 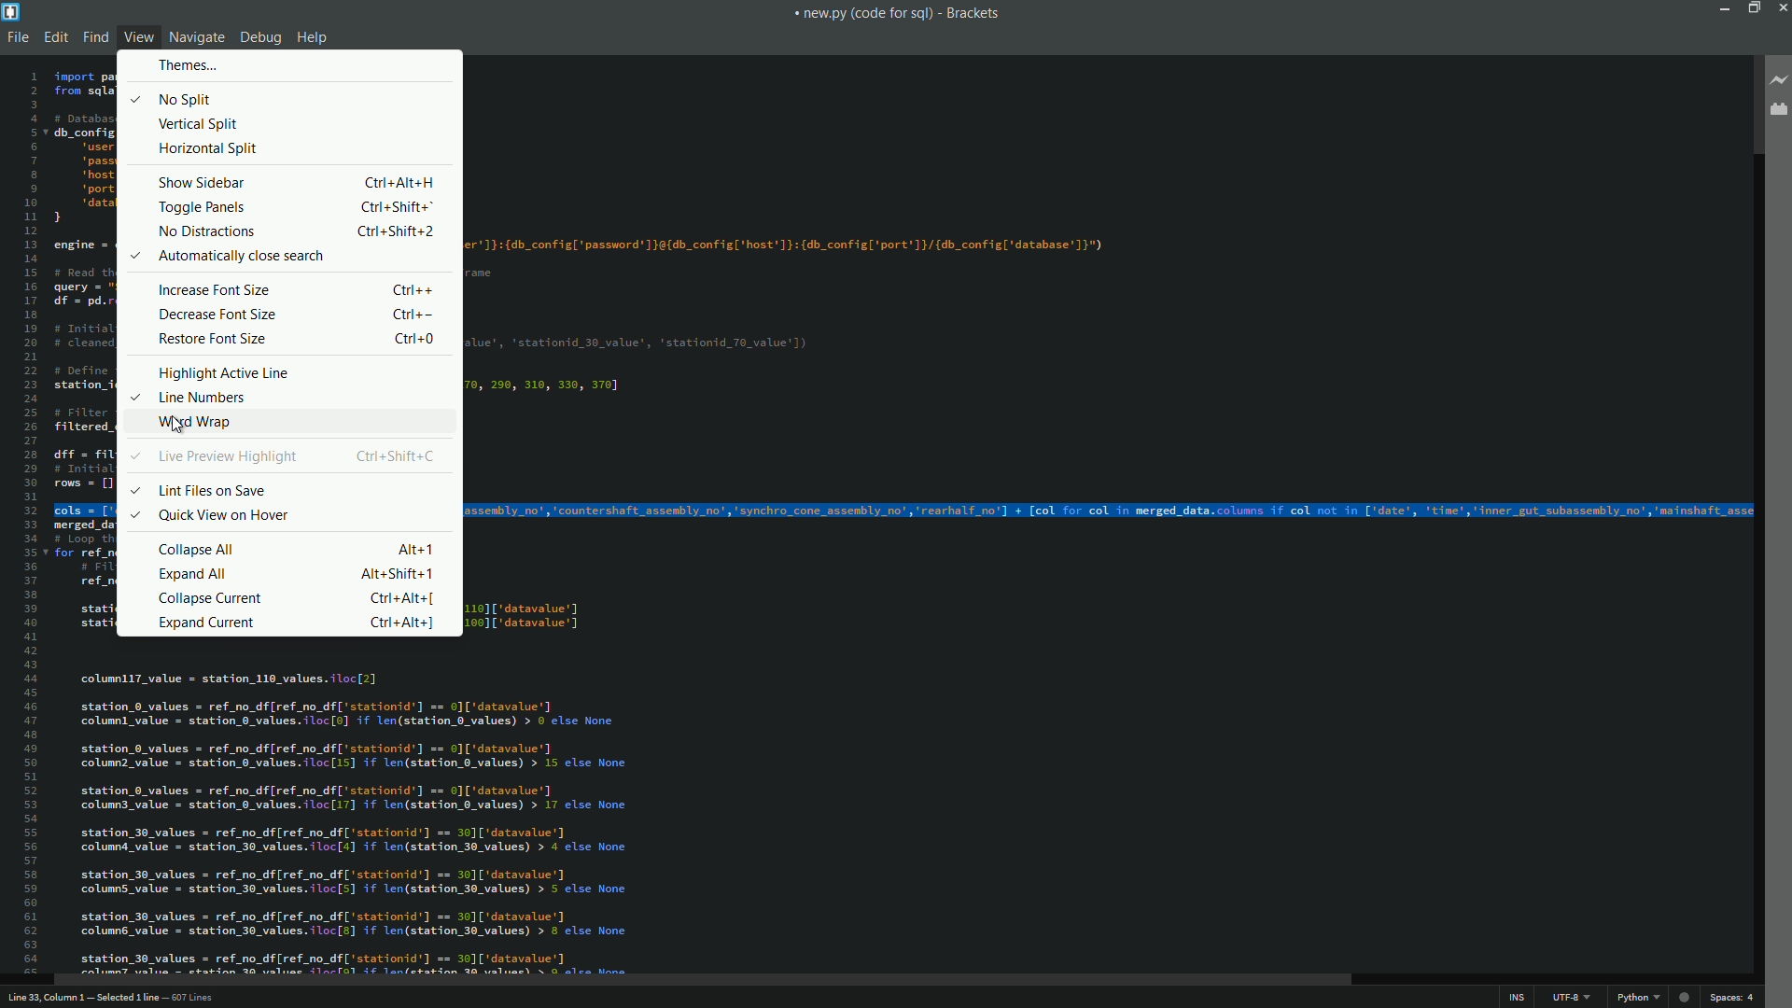 What do you see at coordinates (1685, 995) in the screenshot?
I see `web` at bounding box center [1685, 995].